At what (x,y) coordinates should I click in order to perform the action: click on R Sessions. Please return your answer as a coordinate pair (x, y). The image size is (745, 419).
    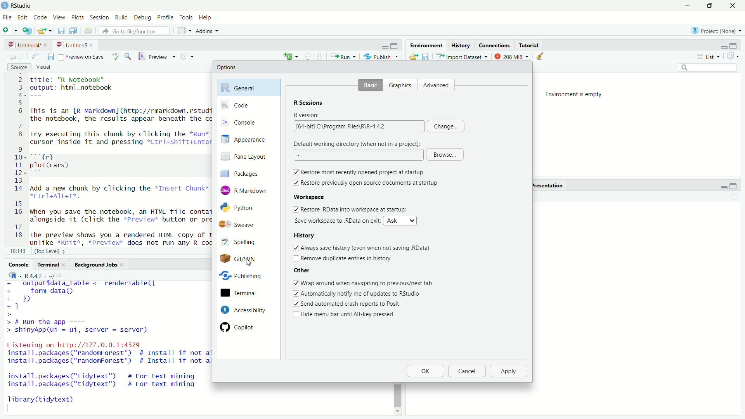
    Looking at the image, I should click on (308, 102).